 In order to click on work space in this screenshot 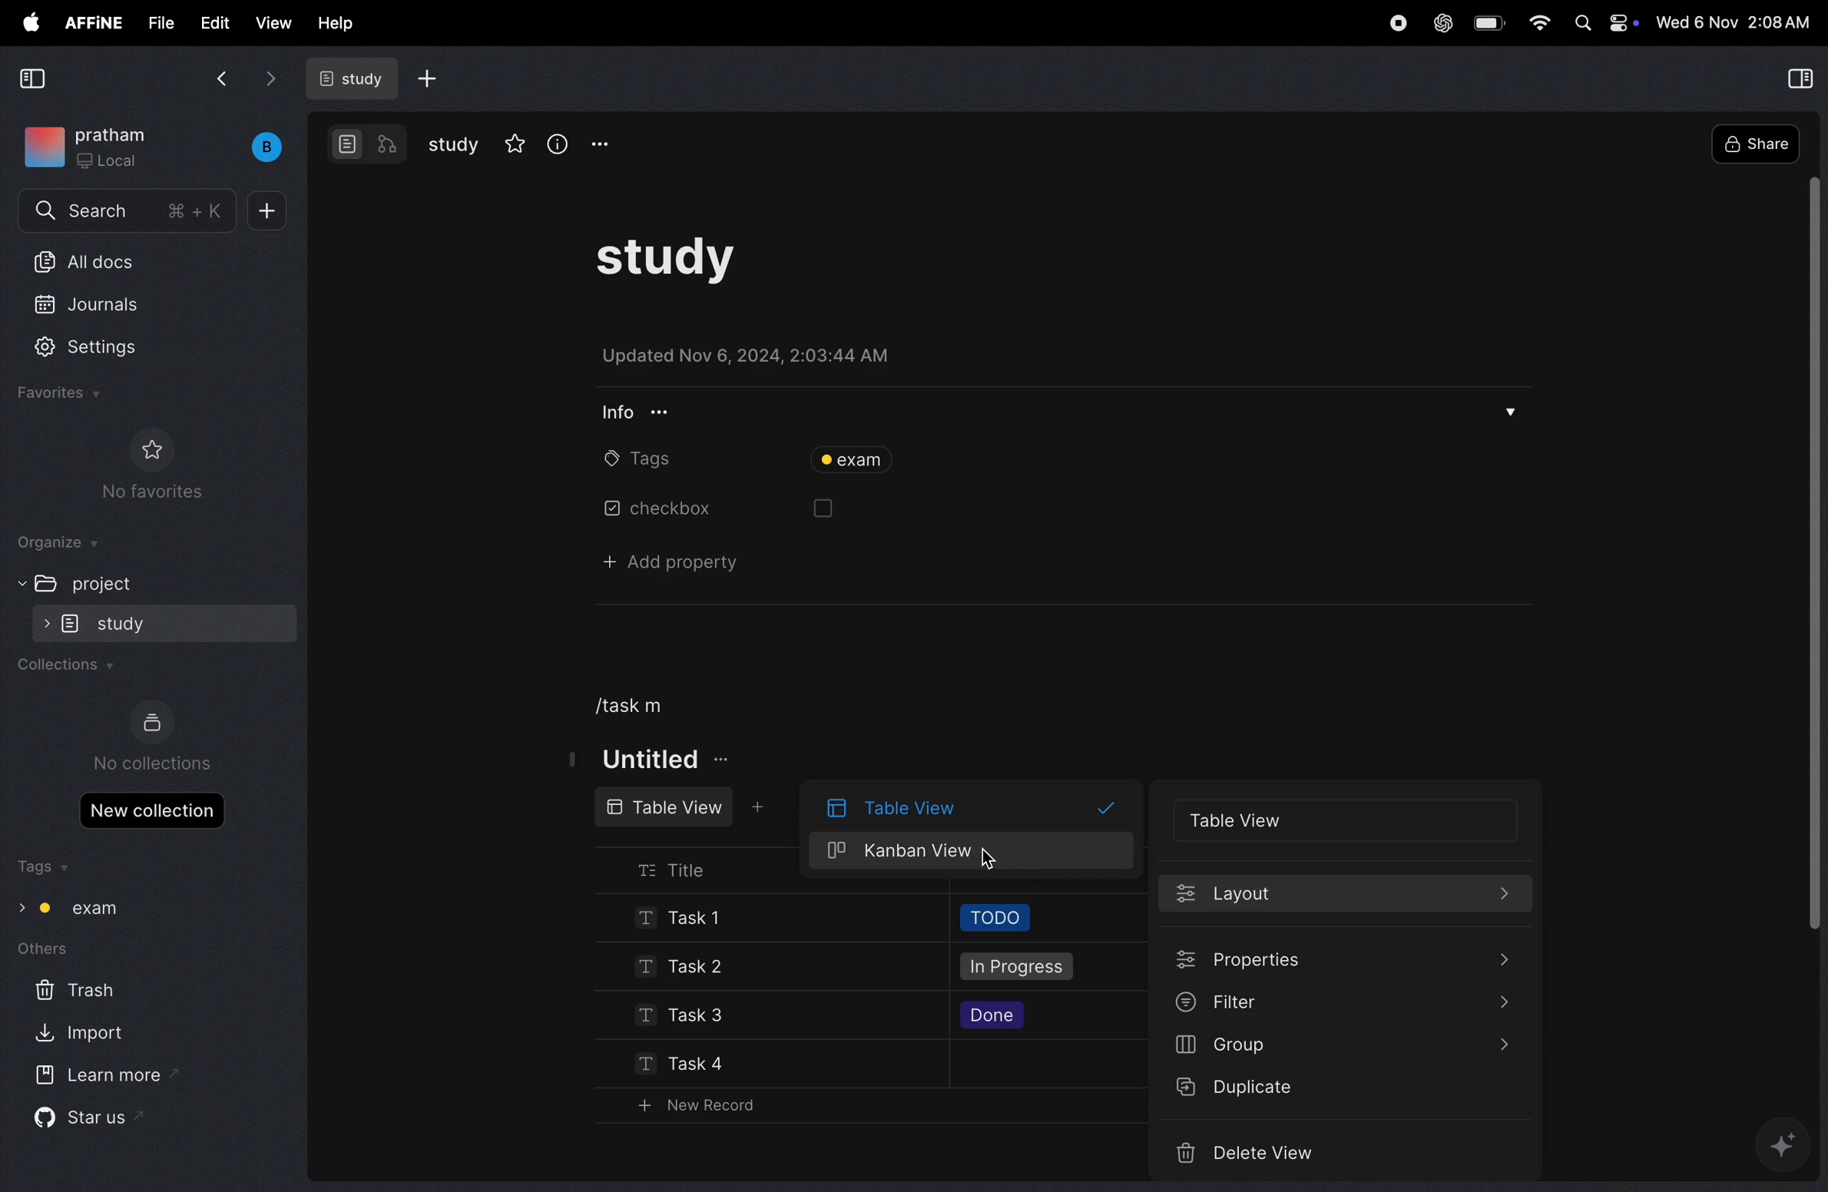, I will do `click(151, 149)`.